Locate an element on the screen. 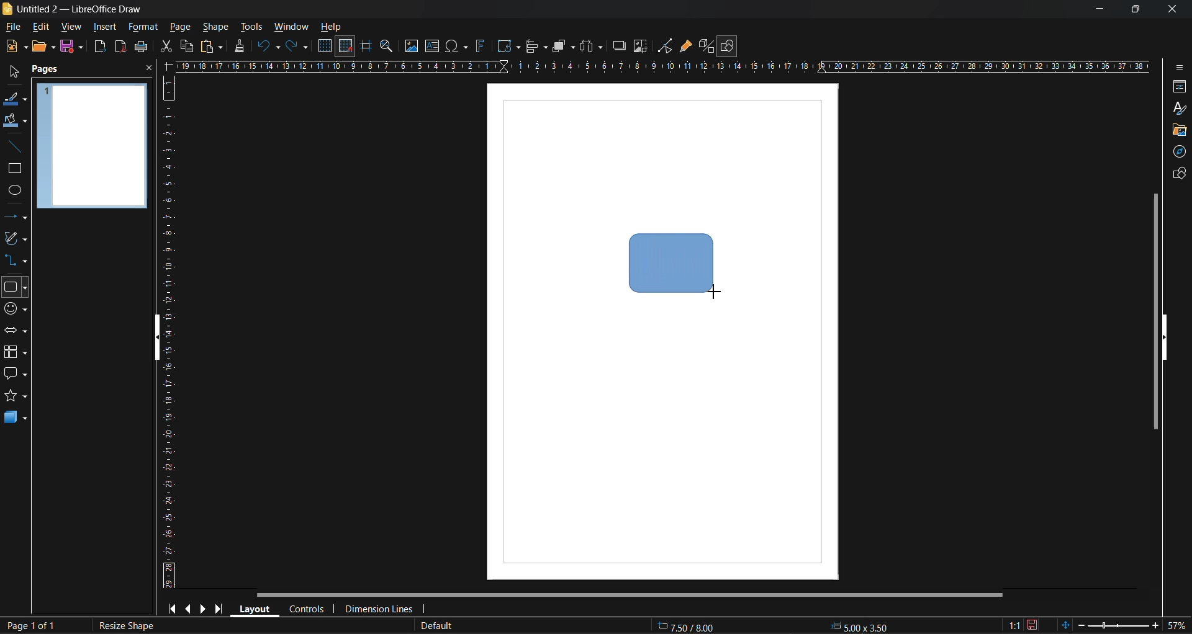  stars and banners is located at coordinates (14, 395).